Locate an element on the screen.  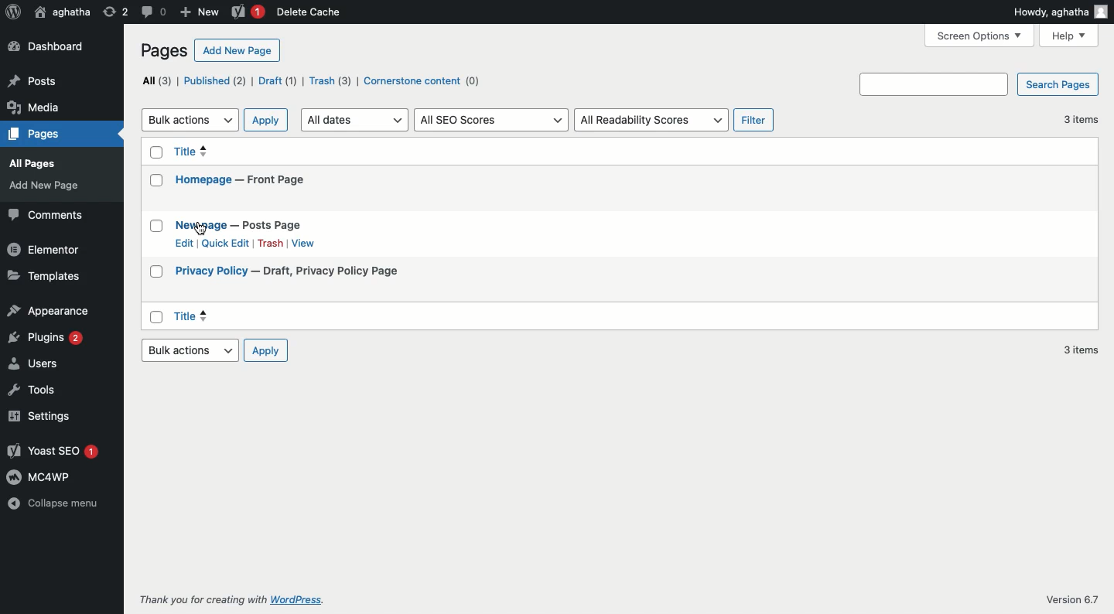
Media is located at coordinates (56, 162).